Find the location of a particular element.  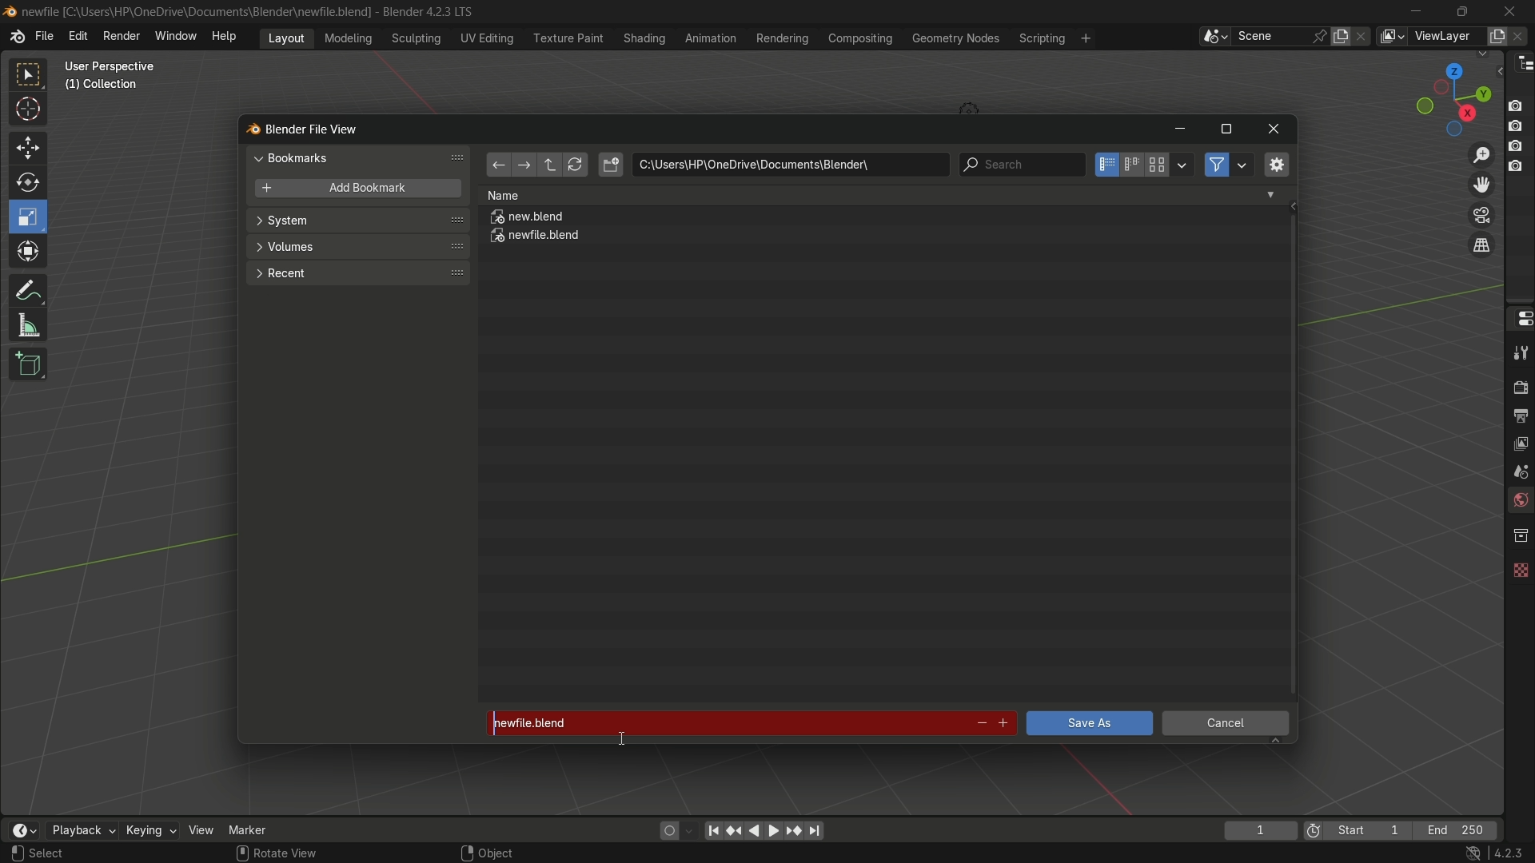

cursor is located at coordinates (29, 112).